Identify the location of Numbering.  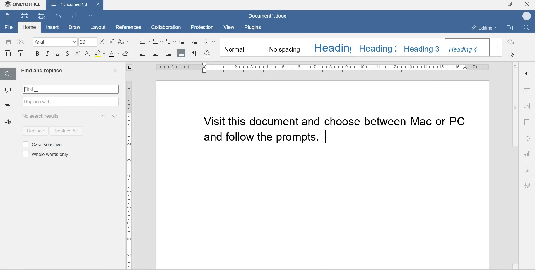
(158, 41).